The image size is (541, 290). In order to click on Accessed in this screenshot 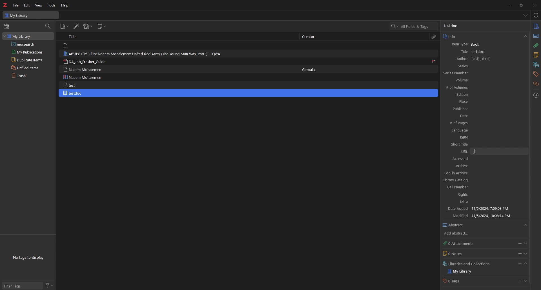, I will do `click(485, 159)`.